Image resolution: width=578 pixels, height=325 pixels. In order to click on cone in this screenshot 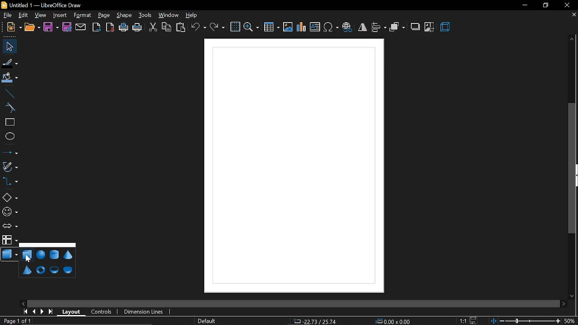, I will do `click(69, 255)`.